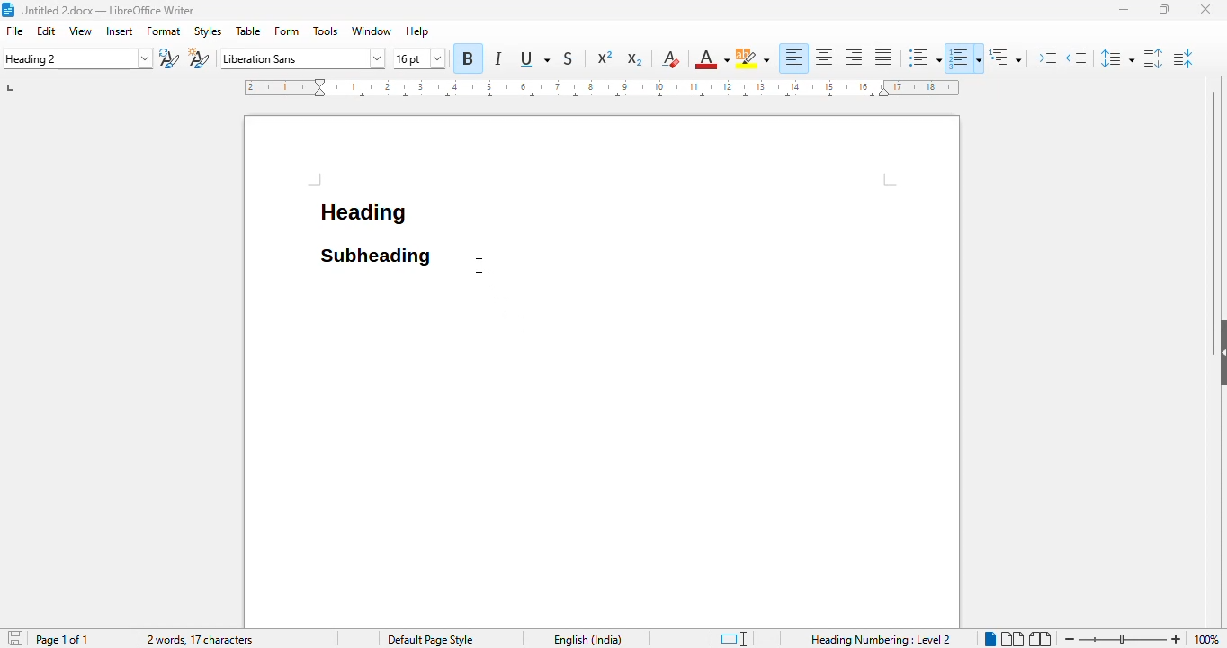 The height and width of the screenshot is (648, 1227). Describe the element at coordinates (1125, 10) in the screenshot. I see `minimize` at that location.